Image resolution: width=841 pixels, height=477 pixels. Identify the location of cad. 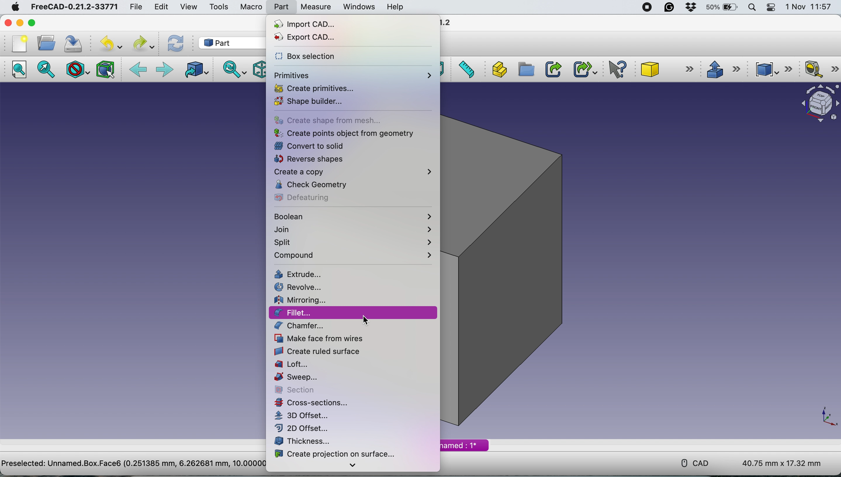
(690, 462).